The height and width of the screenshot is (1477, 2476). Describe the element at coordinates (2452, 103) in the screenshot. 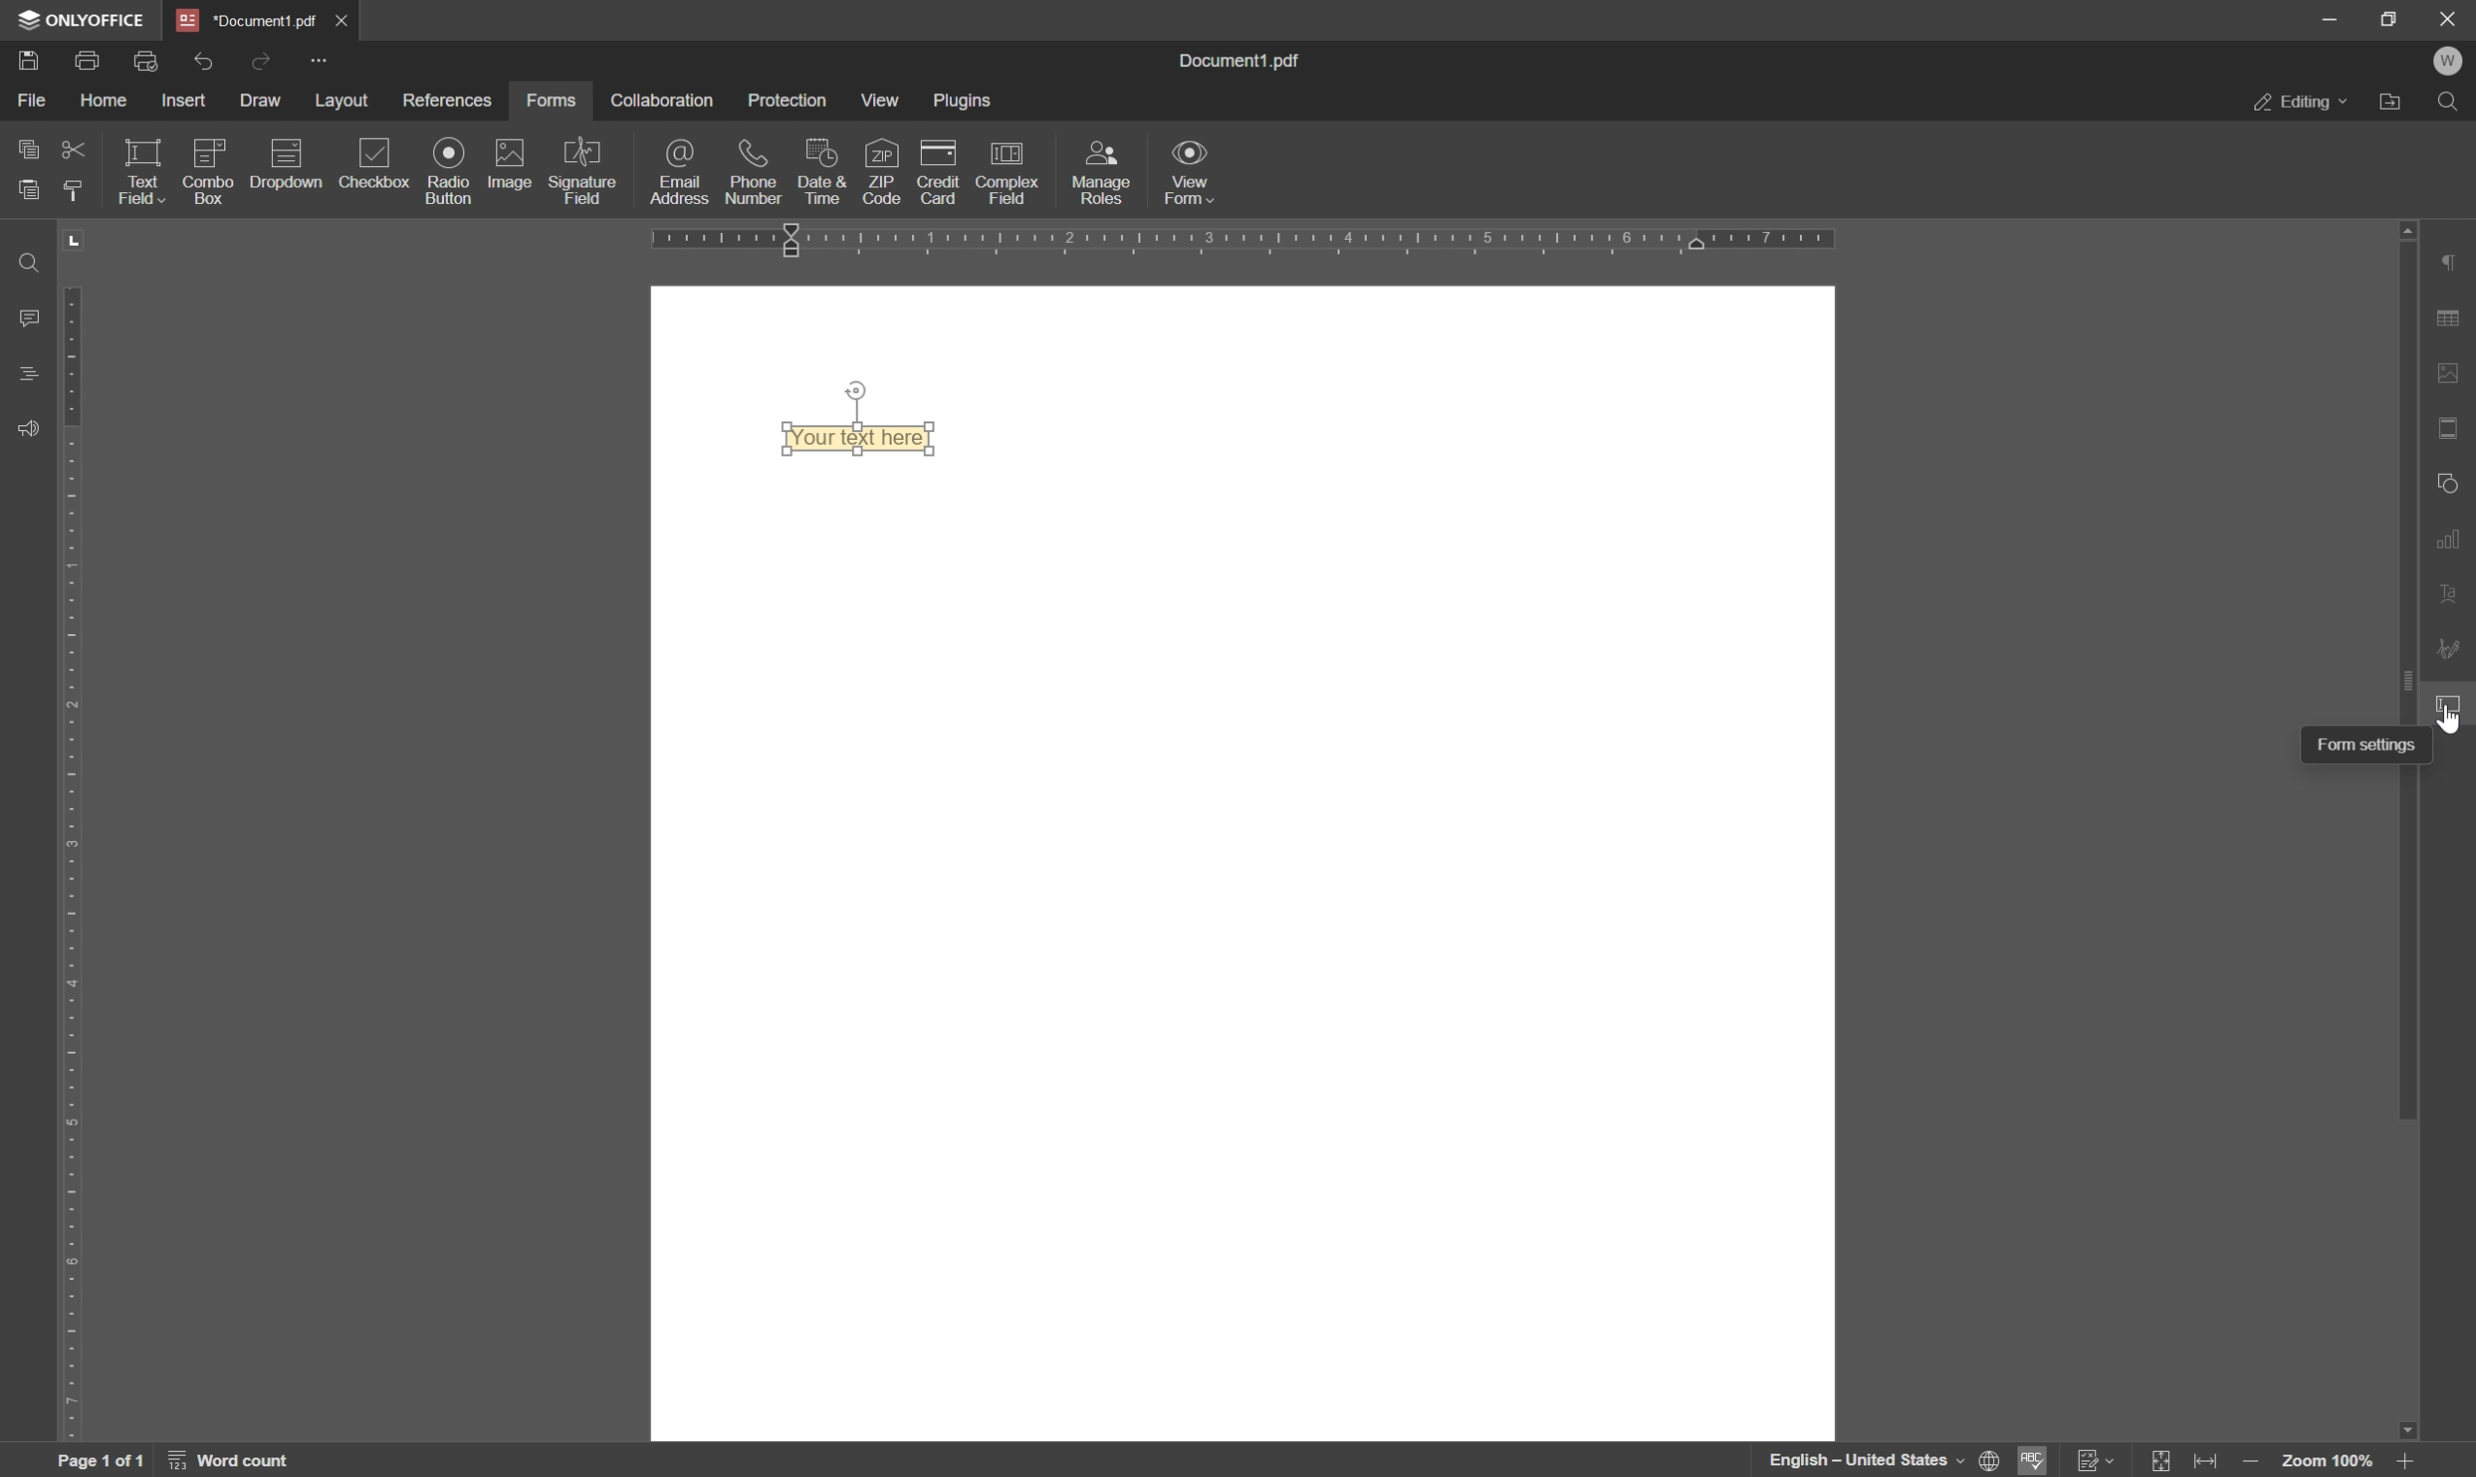

I see `find` at that location.